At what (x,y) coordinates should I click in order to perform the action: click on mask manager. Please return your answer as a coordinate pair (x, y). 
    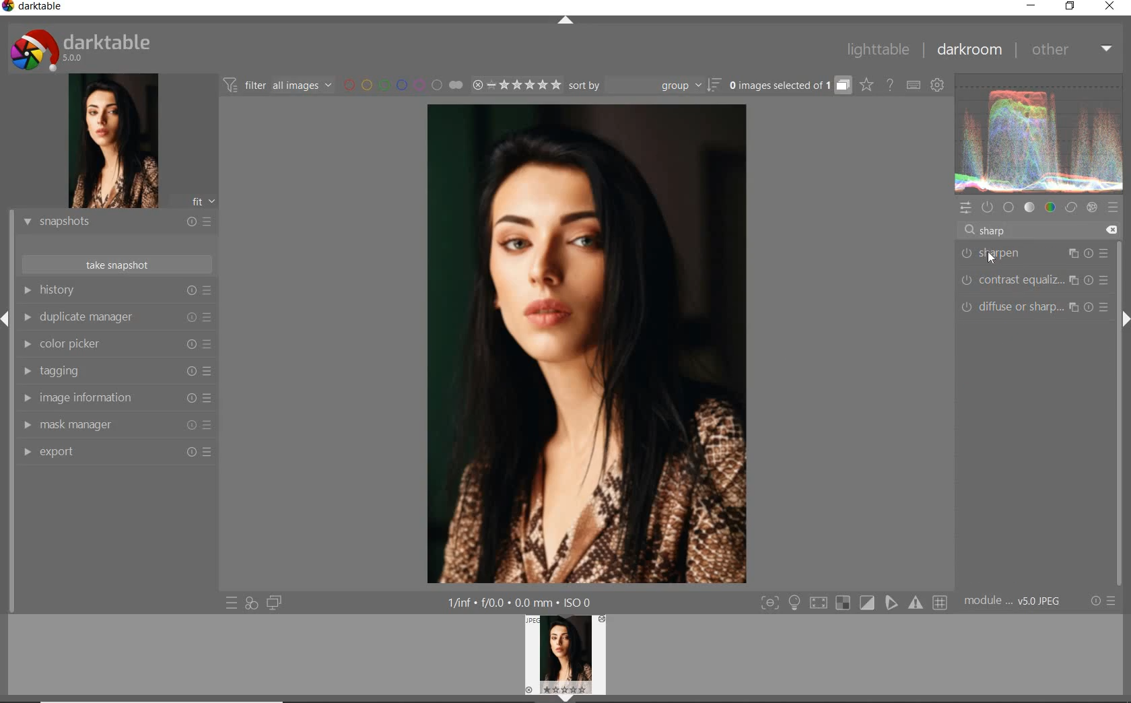
    Looking at the image, I should click on (116, 425).